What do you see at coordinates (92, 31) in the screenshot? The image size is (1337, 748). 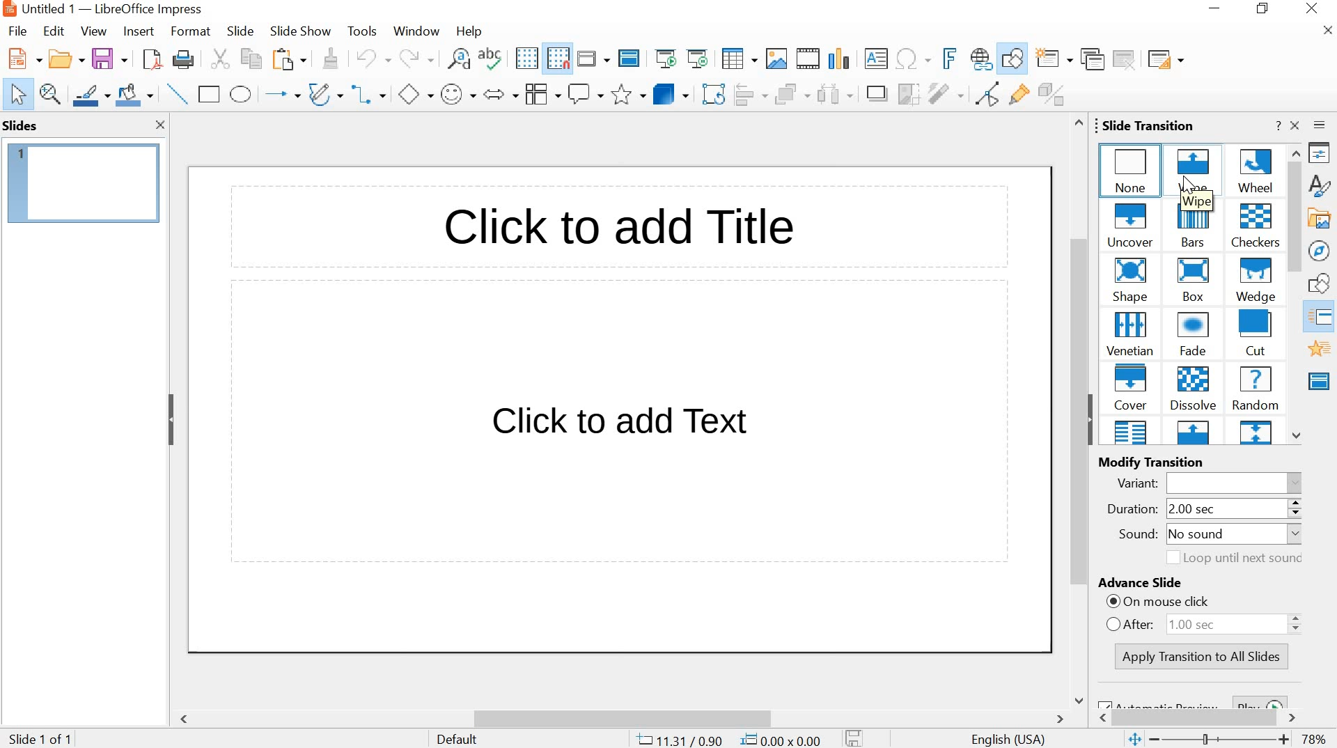 I see `VIEW` at bounding box center [92, 31].